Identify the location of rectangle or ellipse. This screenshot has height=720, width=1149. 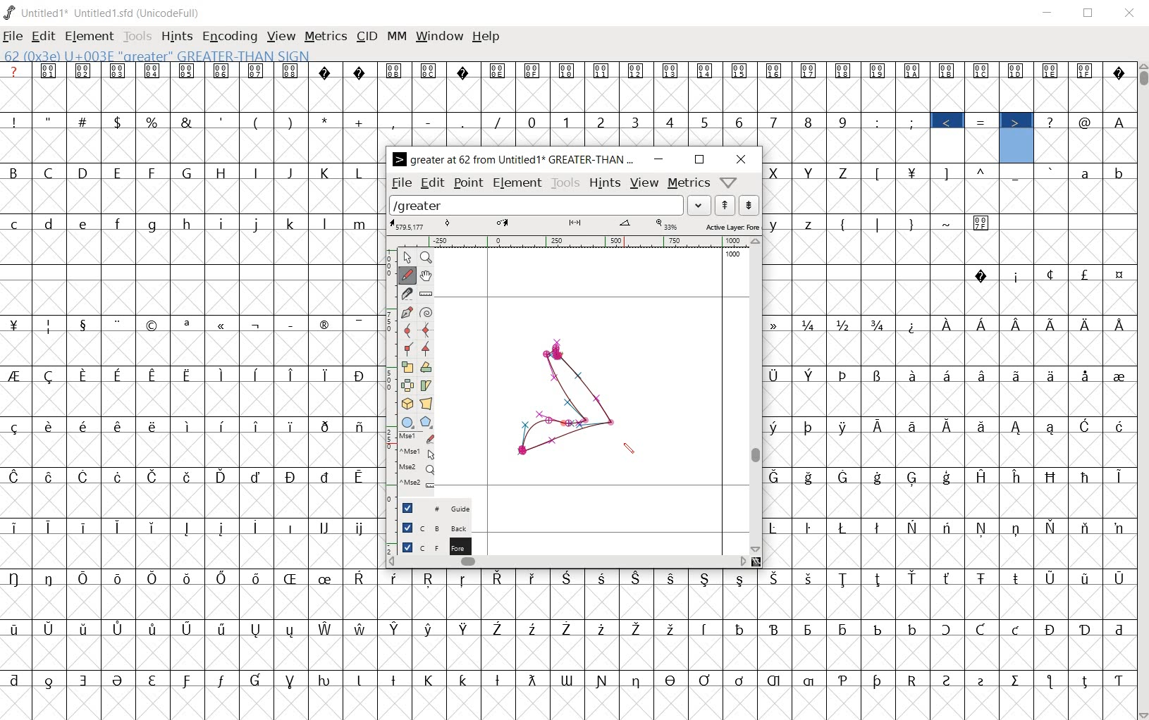
(406, 421).